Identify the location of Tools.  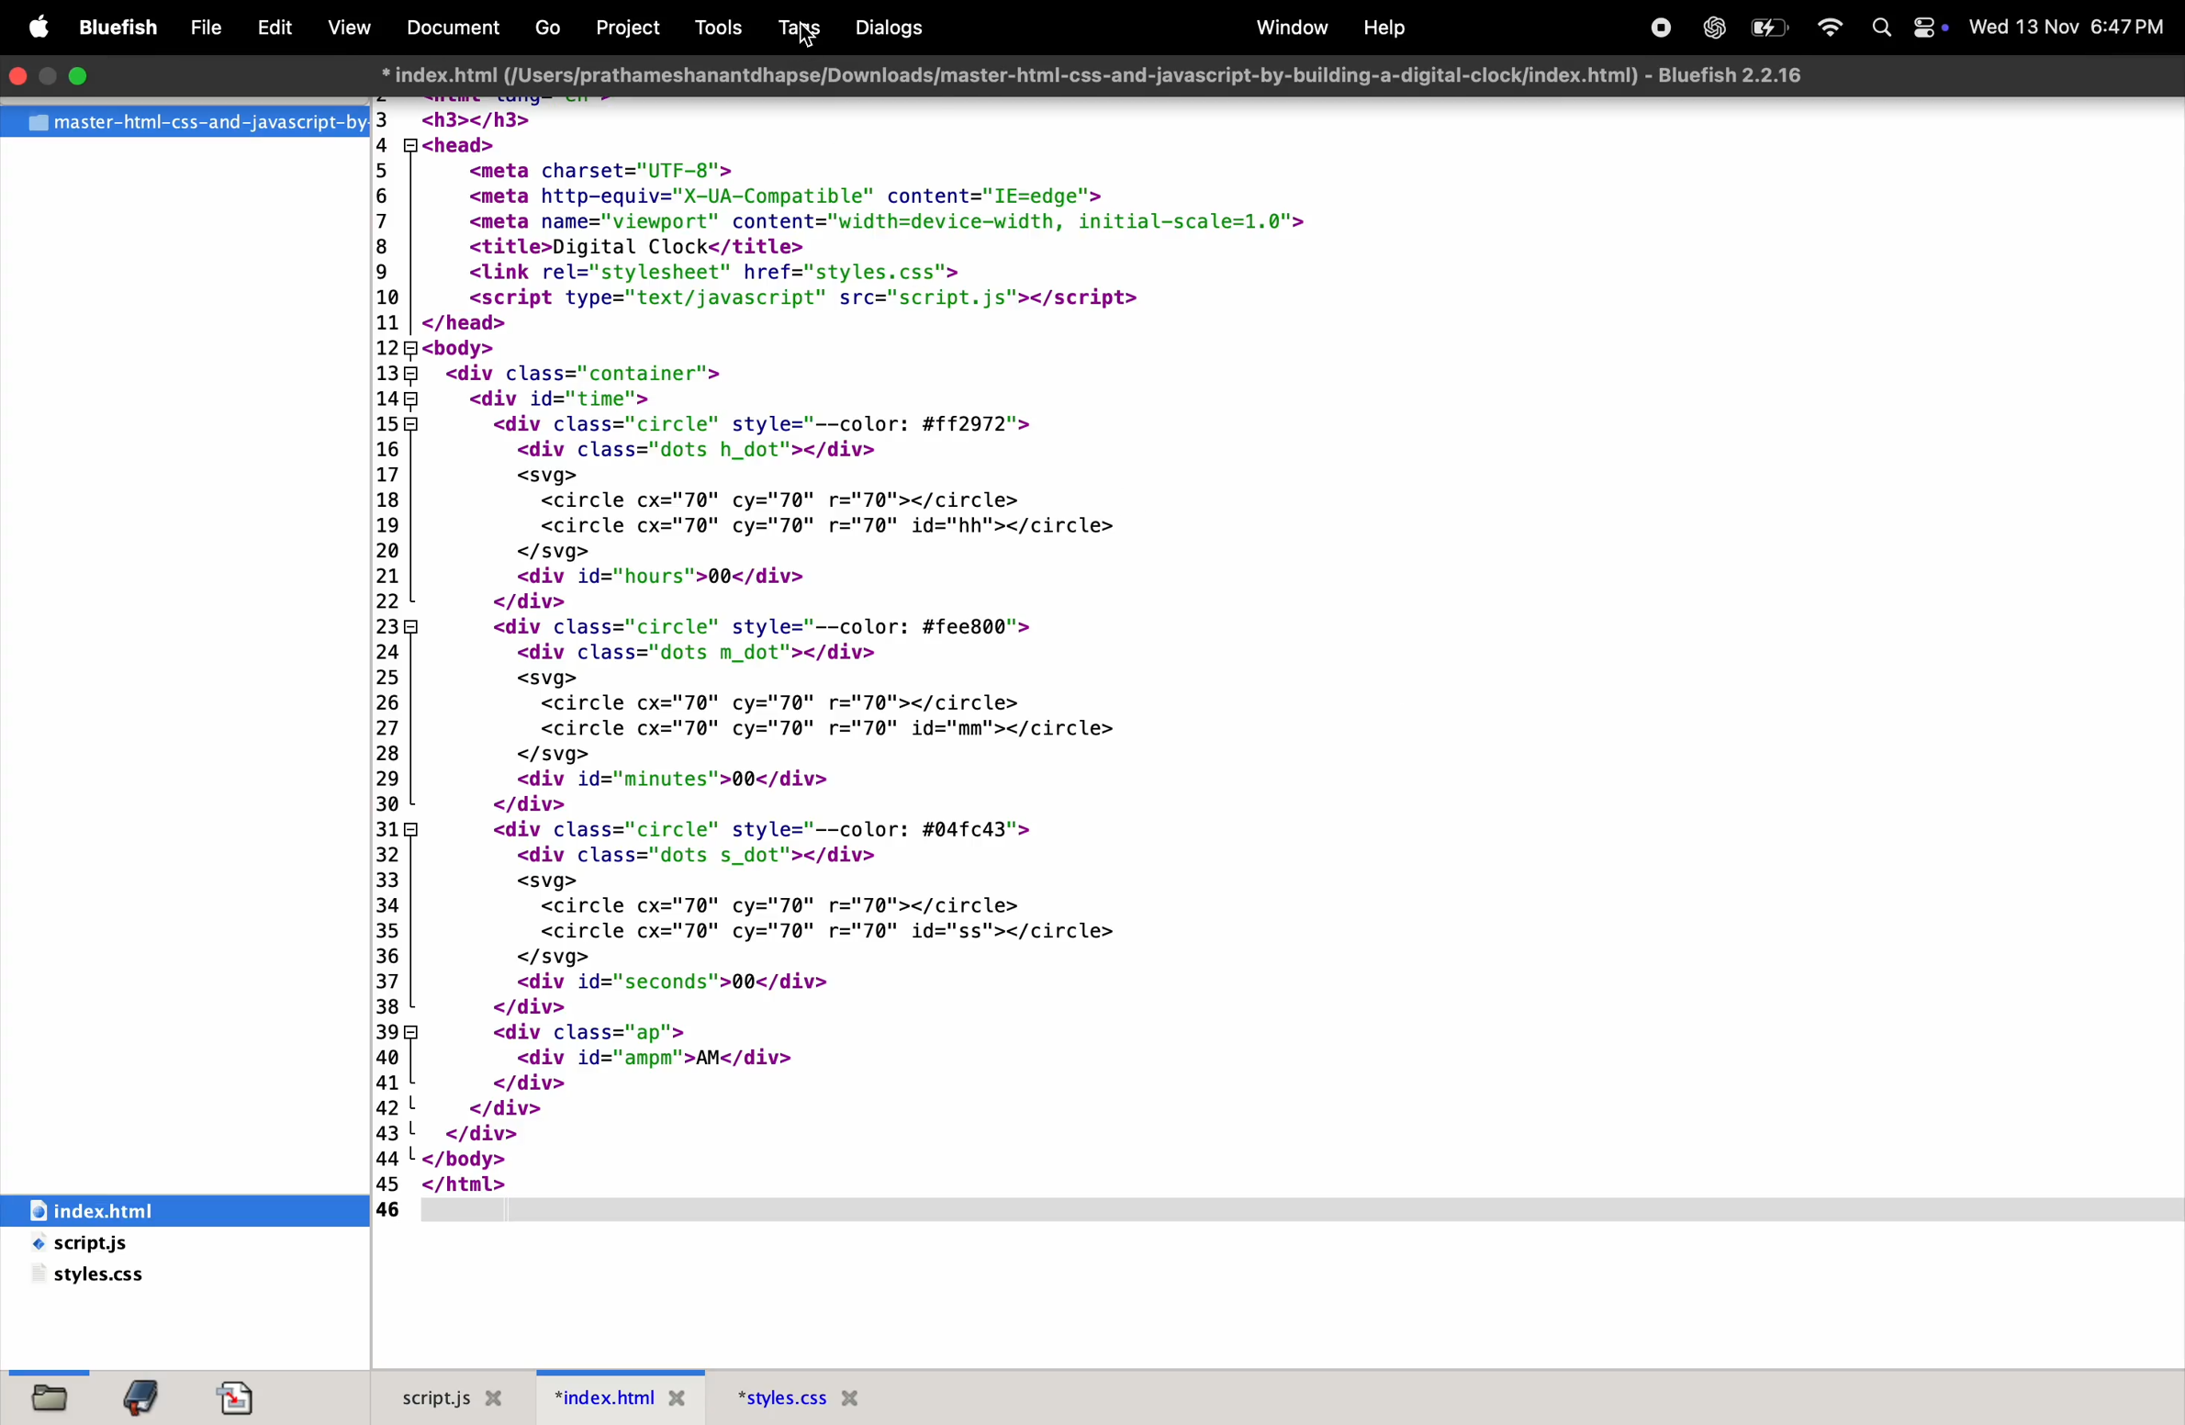
(719, 28).